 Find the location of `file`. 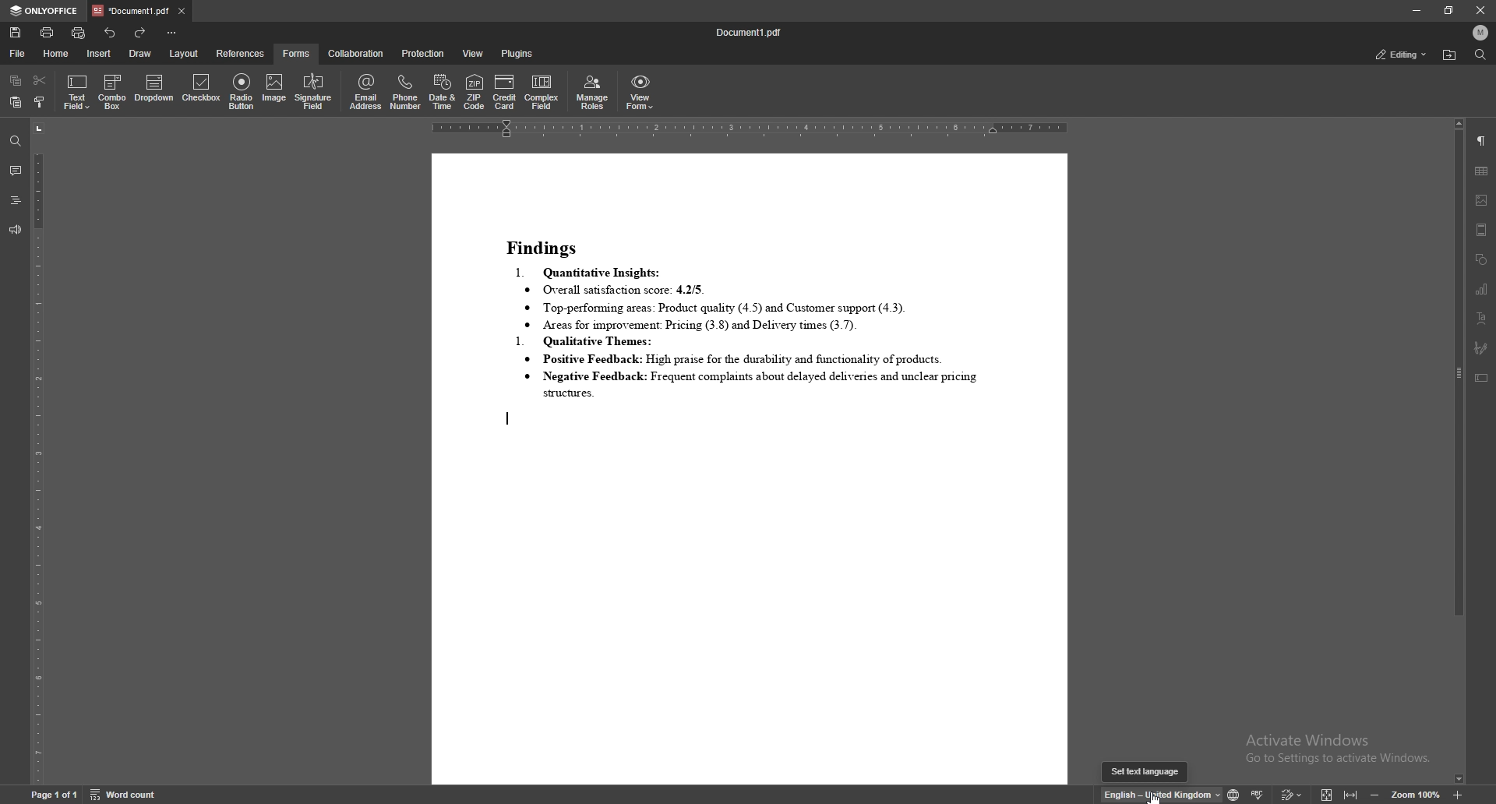

file is located at coordinates (18, 53).